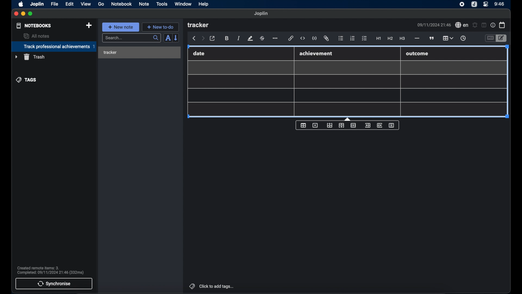  What do you see at coordinates (203, 4) in the screenshot?
I see `help` at bounding box center [203, 4].